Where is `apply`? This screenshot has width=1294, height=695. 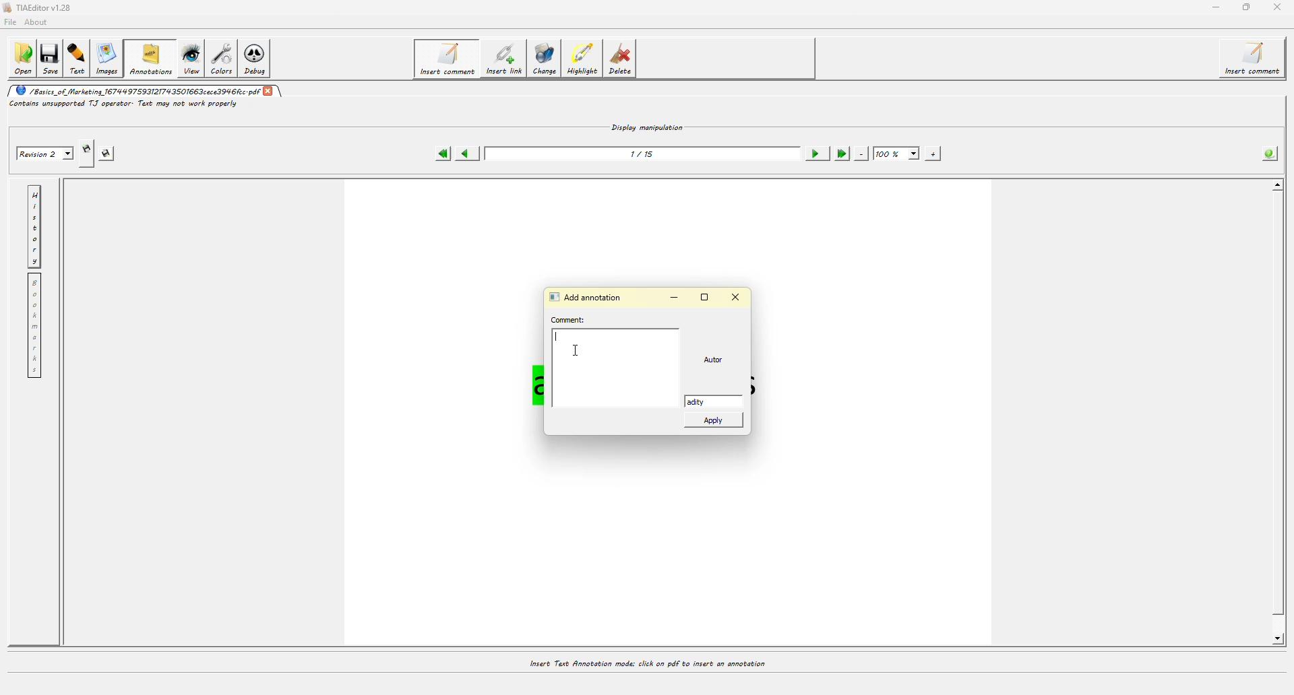 apply is located at coordinates (716, 423).